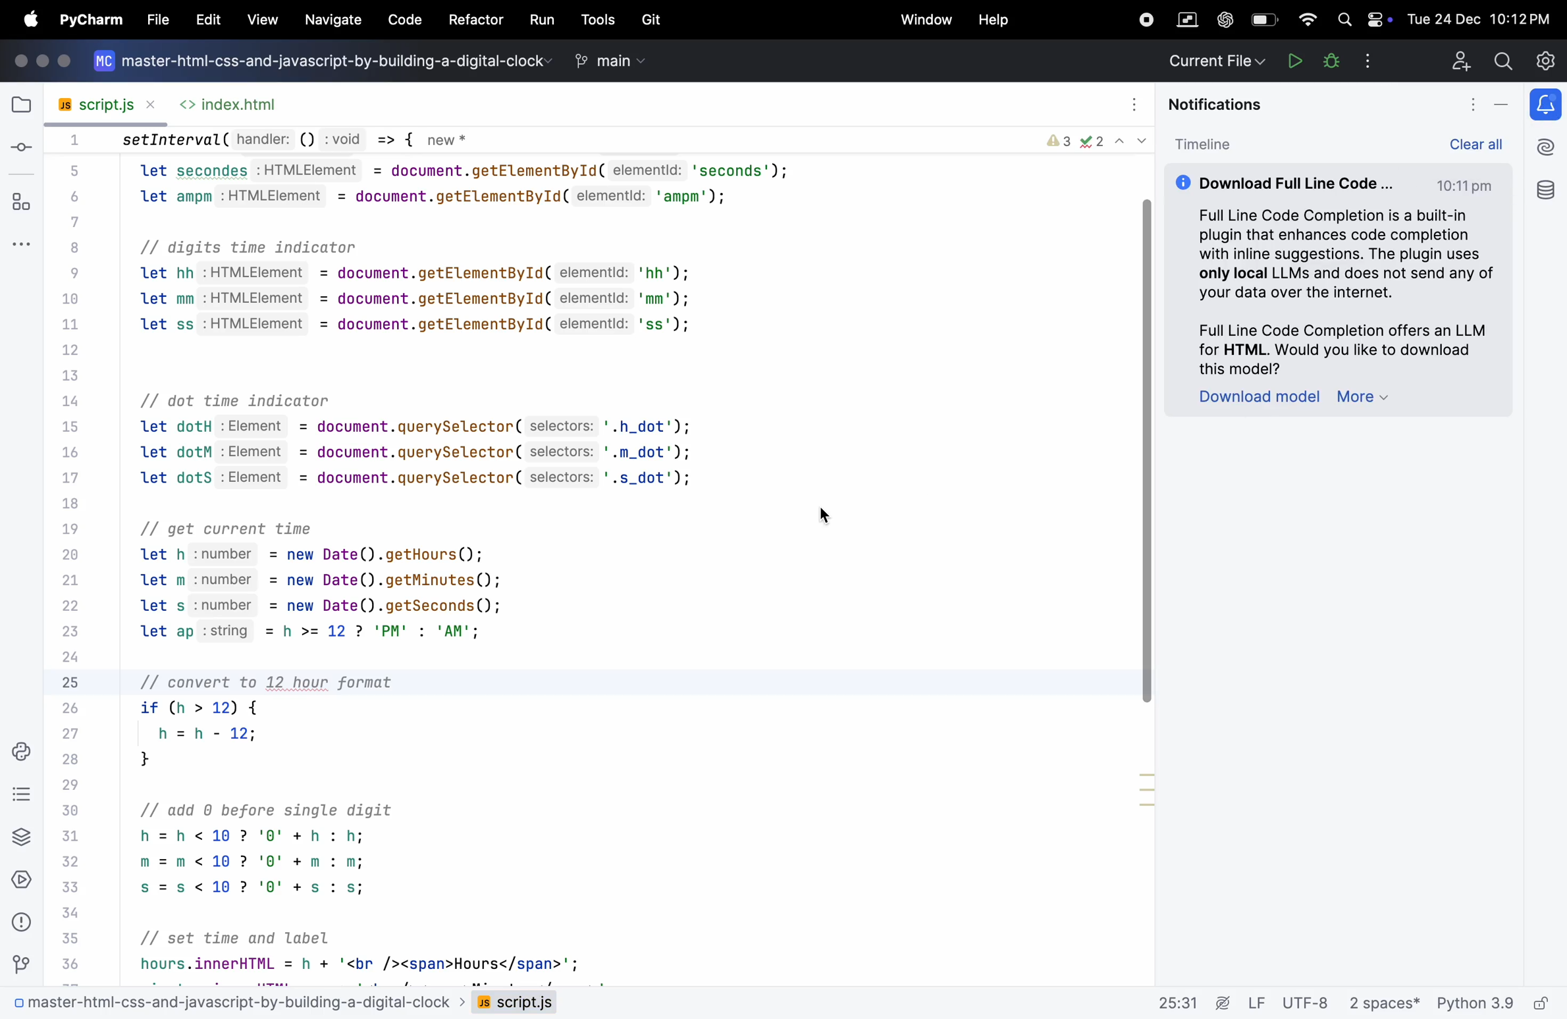 This screenshot has width=1567, height=1019. I want to click on chatgpt, so click(1223, 18).